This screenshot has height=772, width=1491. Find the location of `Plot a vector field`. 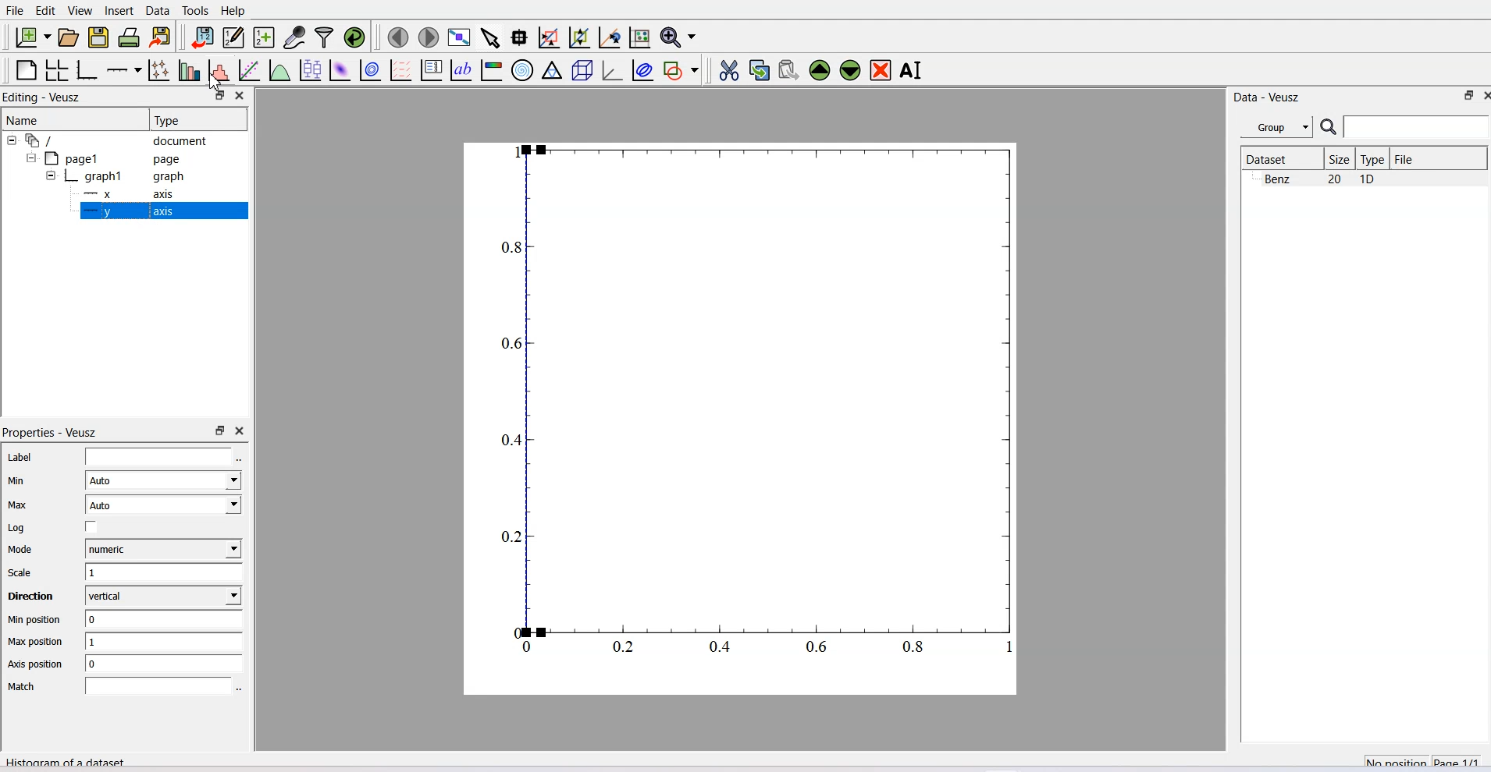

Plot a vector field is located at coordinates (401, 70).